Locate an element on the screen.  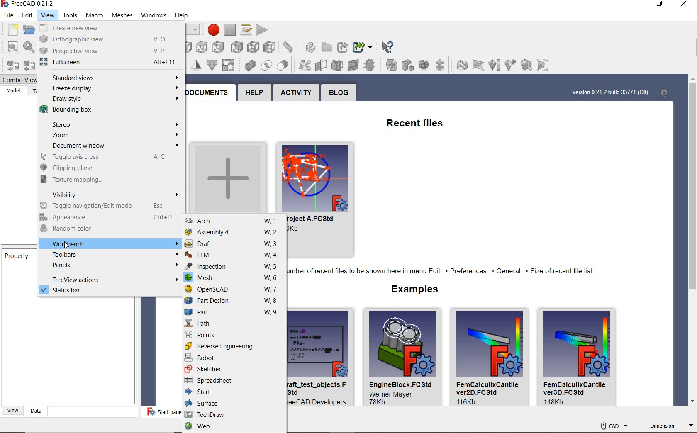
bounding info is located at coordinates (545, 65).